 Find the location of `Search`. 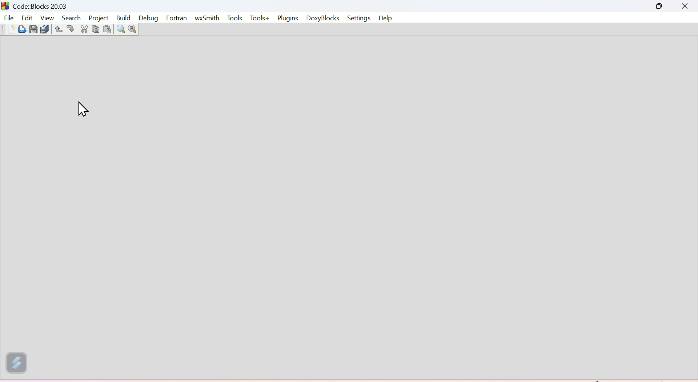

Search is located at coordinates (70, 17).